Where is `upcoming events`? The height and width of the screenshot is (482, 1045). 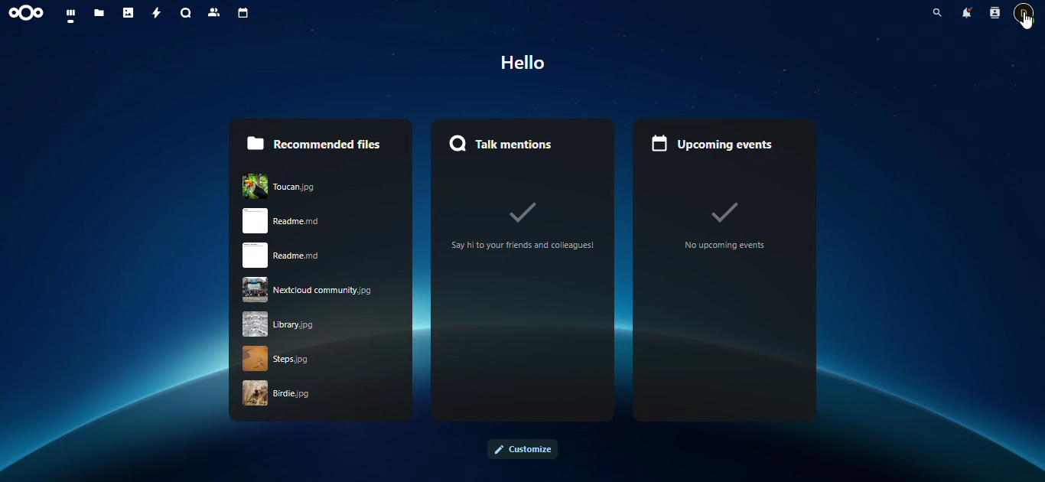
upcoming events is located at coordinates (717, 141).